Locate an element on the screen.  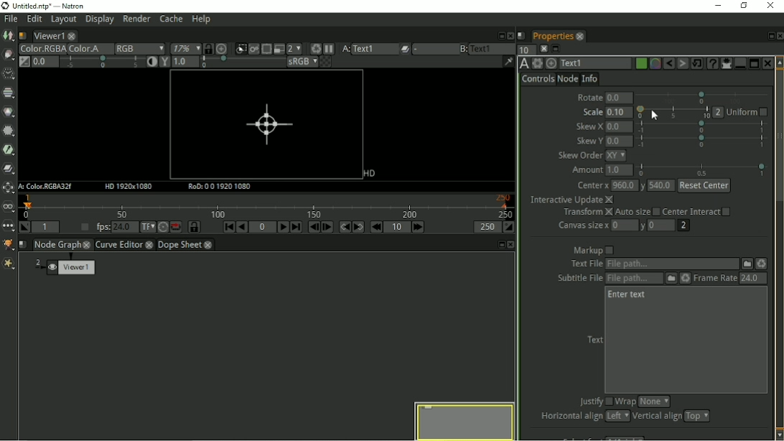
Redo is located at coordinates (682, 64).